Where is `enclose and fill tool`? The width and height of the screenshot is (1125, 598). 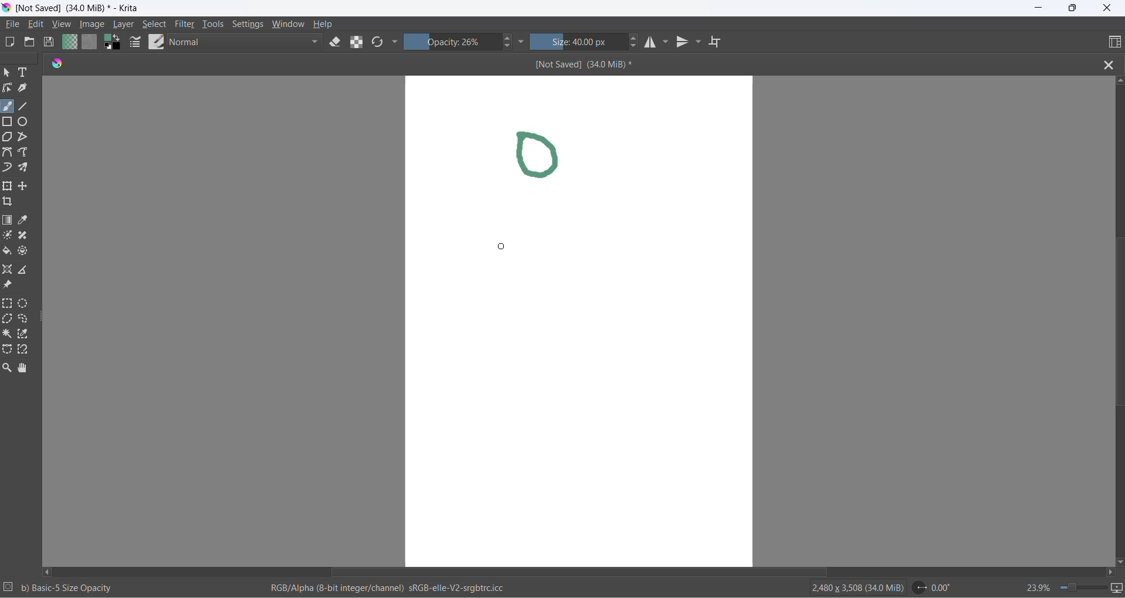
enclose and fill tool is located at coordinates (26, 250).